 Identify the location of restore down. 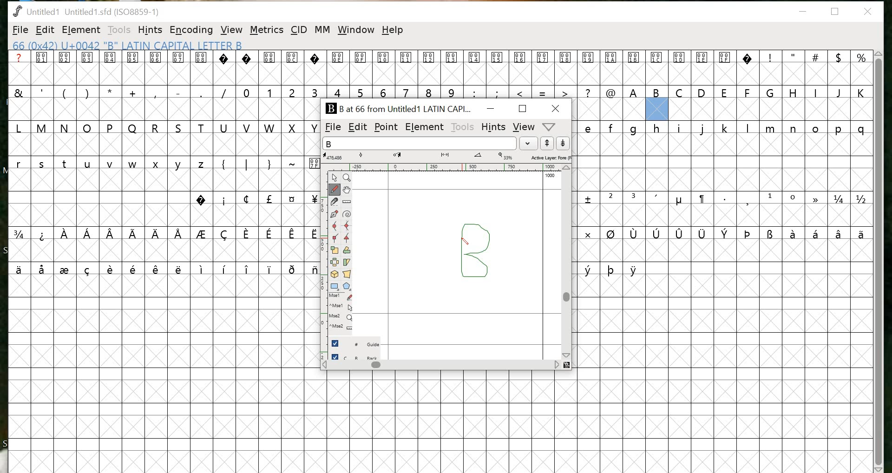
(835, 12).